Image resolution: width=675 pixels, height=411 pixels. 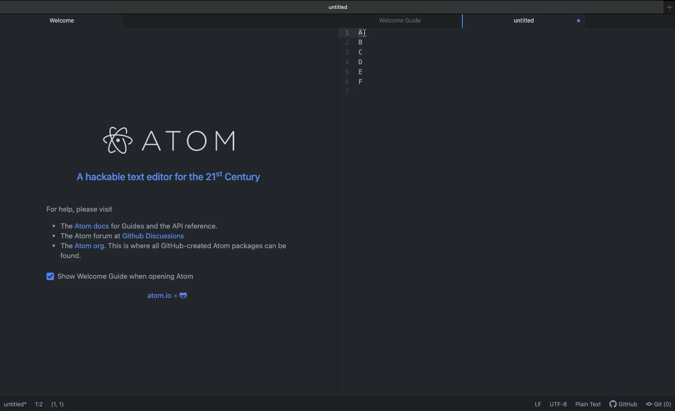 What do you see at coordinates (361, 81) in the screenshot?
I see `f` at bounding box center [361, 81].